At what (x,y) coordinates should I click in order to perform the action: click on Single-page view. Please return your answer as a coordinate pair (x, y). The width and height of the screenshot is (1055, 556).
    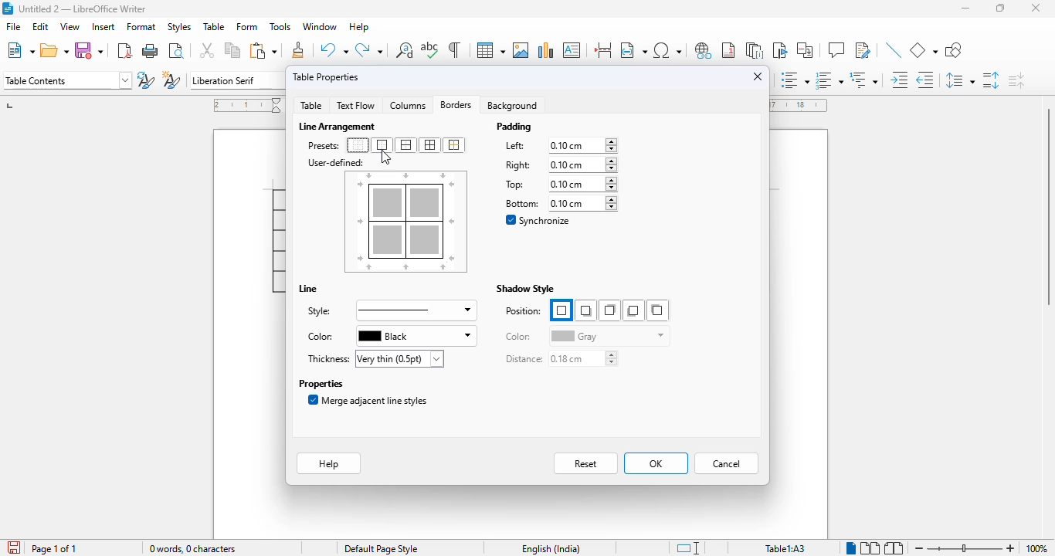
    Looking at the image, I should click on (851, 548).